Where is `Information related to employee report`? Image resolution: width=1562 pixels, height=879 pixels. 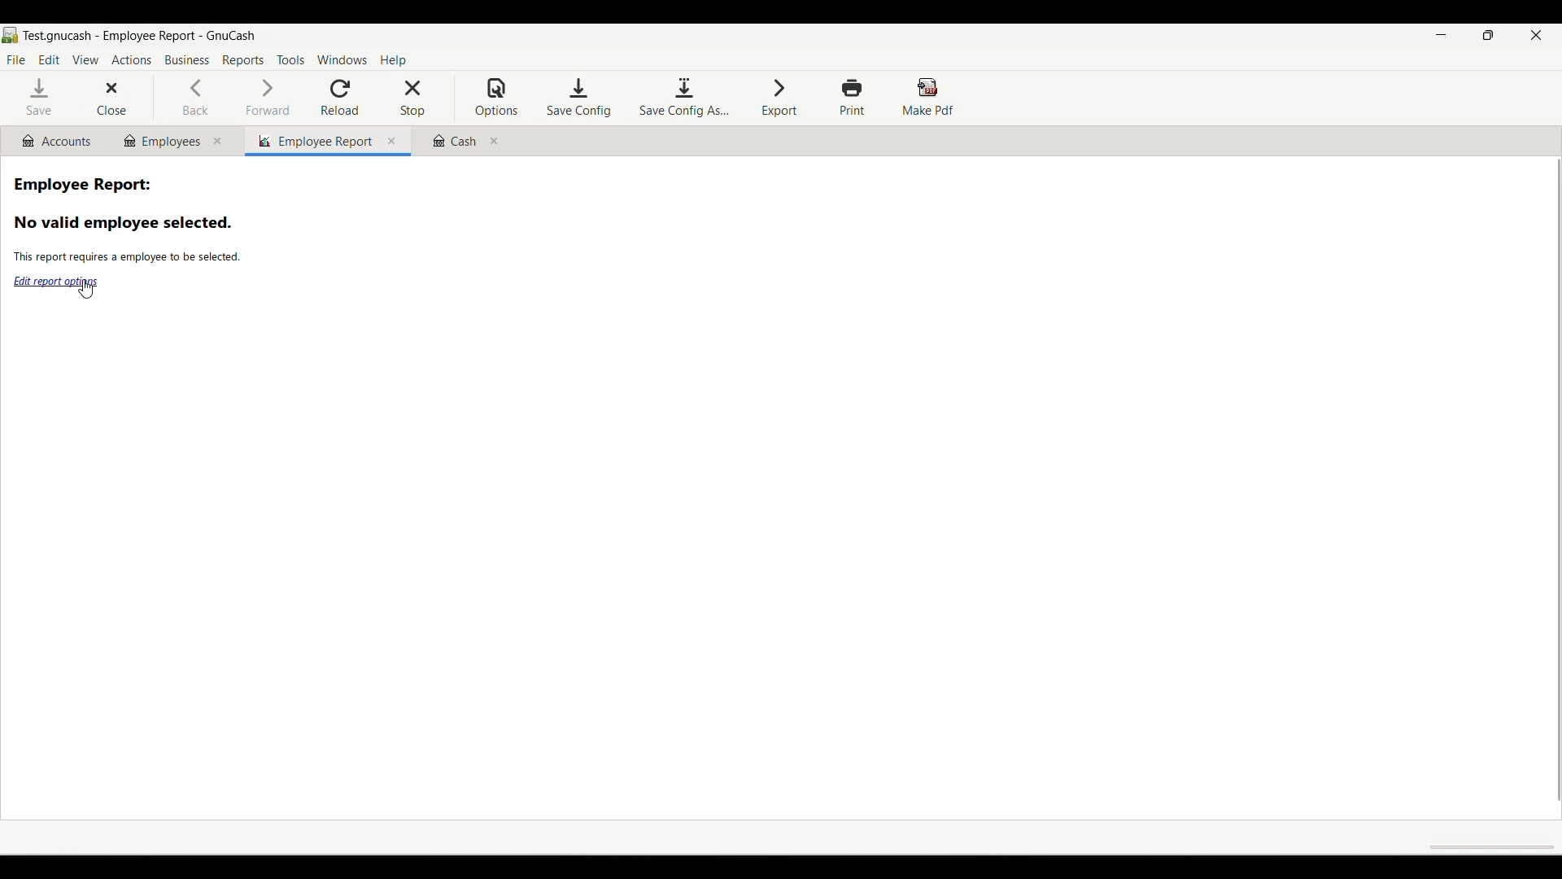 Information related to employee report is located at coordinates (132, 232).